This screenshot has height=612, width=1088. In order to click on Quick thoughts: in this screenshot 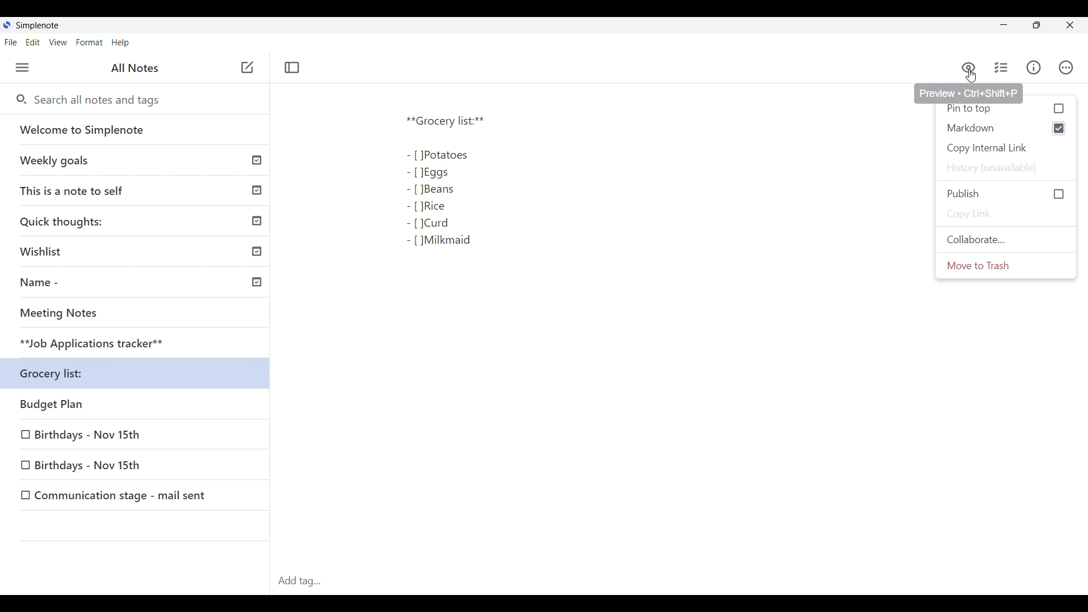, I will do `click(139, 223)`.